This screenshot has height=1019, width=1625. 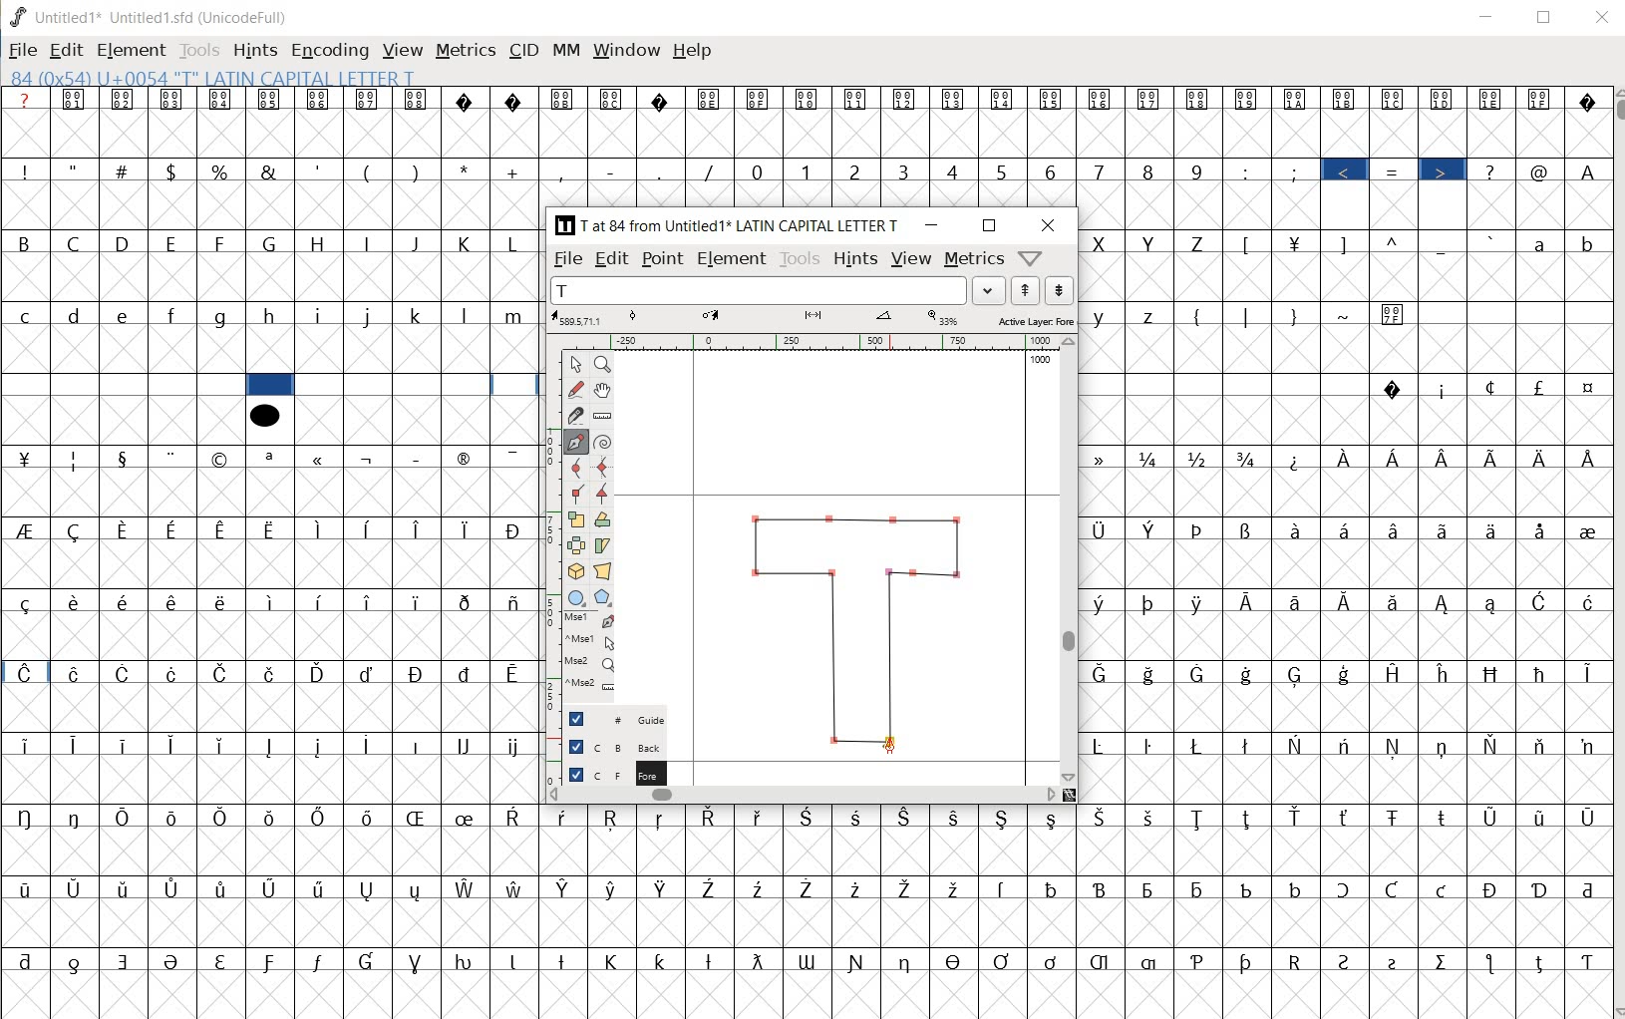 What do you see at coordinates (469, 100) in the screenshot?
I see `Symbol` at bounding box center [469, 100].